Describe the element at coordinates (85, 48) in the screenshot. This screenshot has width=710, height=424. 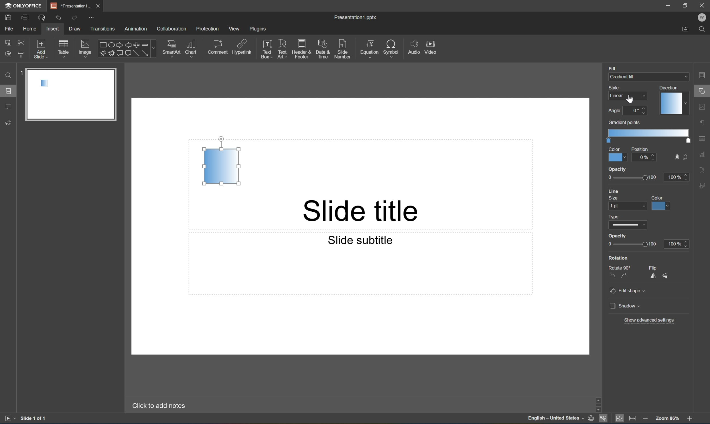
I see `Image` at that location.